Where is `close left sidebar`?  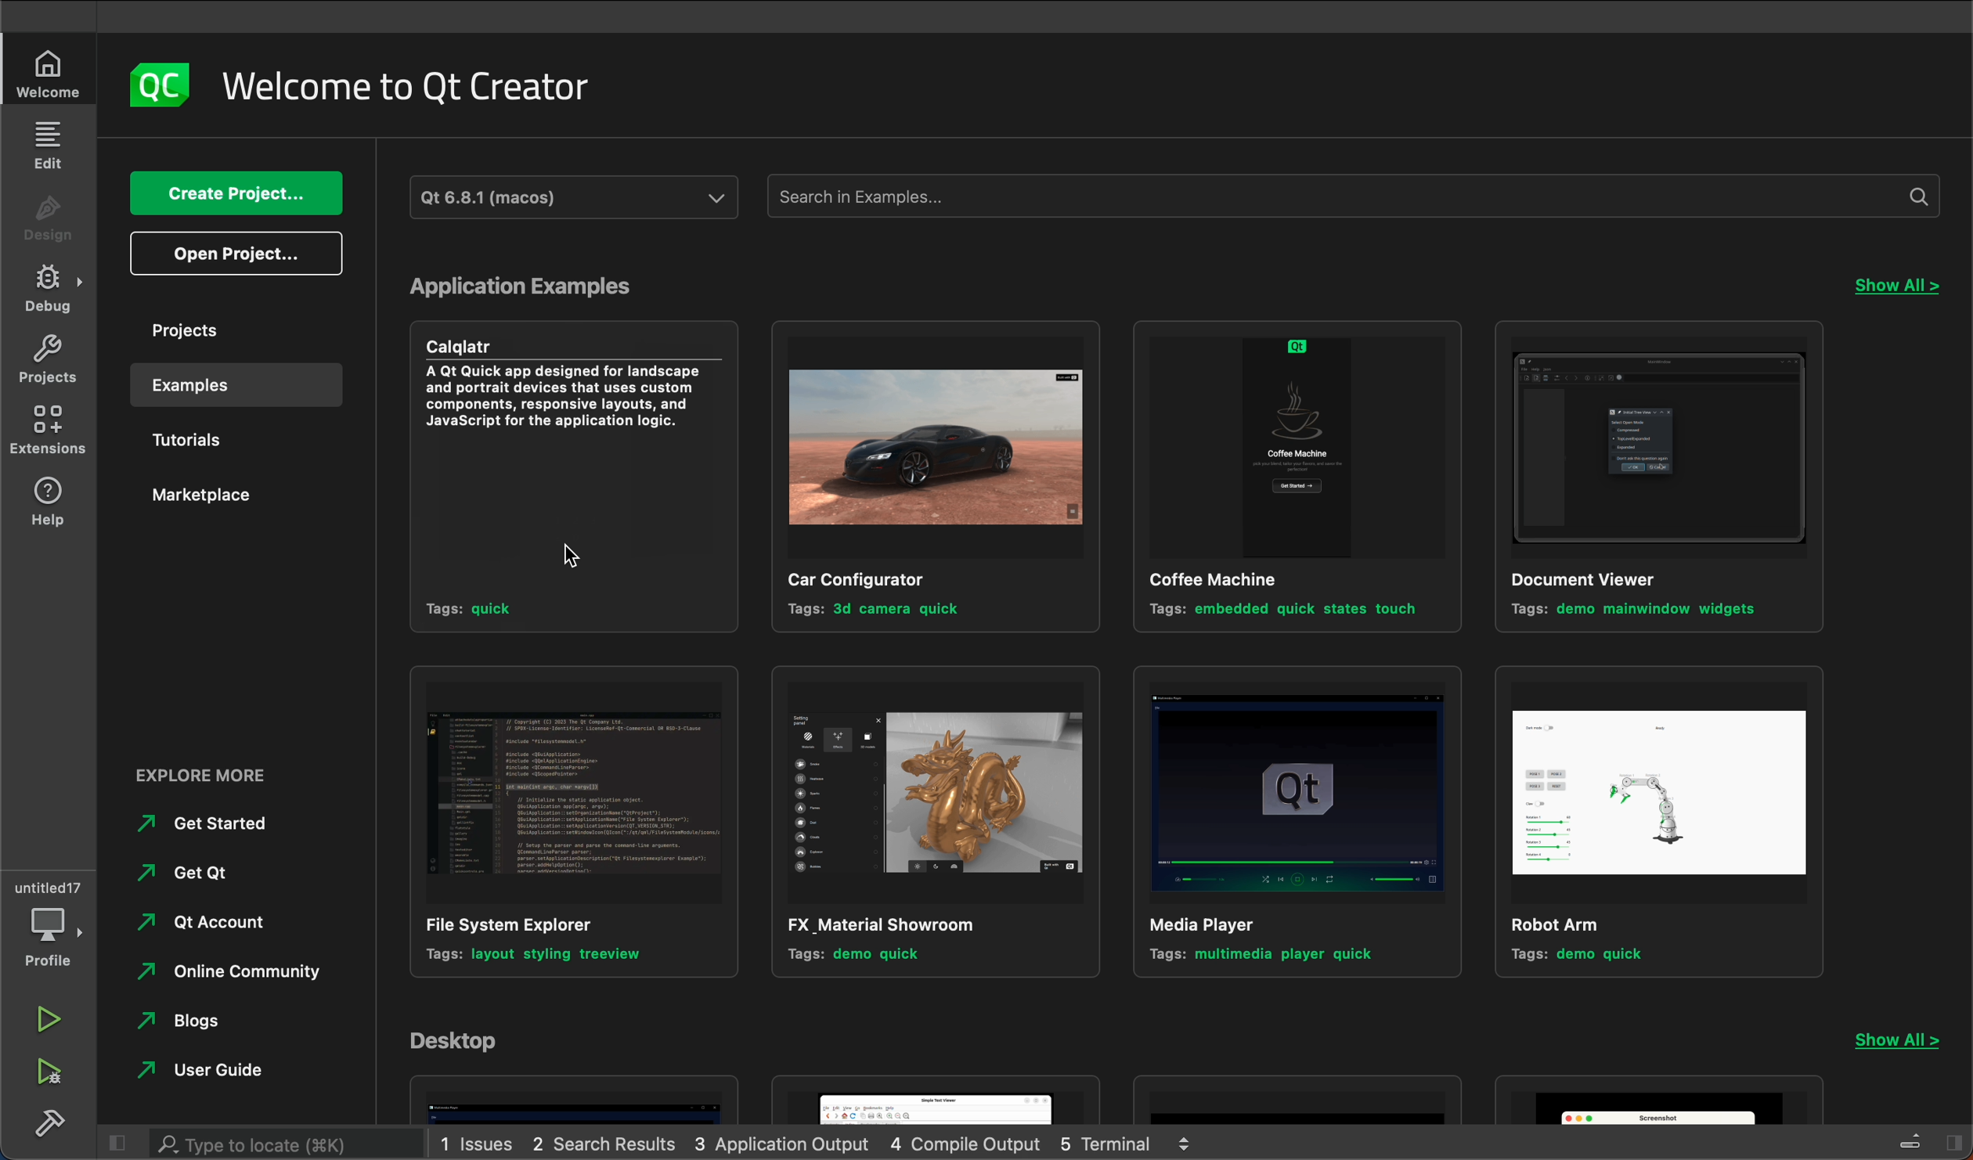
close left sidebar is located at coordinates (120, 1141).